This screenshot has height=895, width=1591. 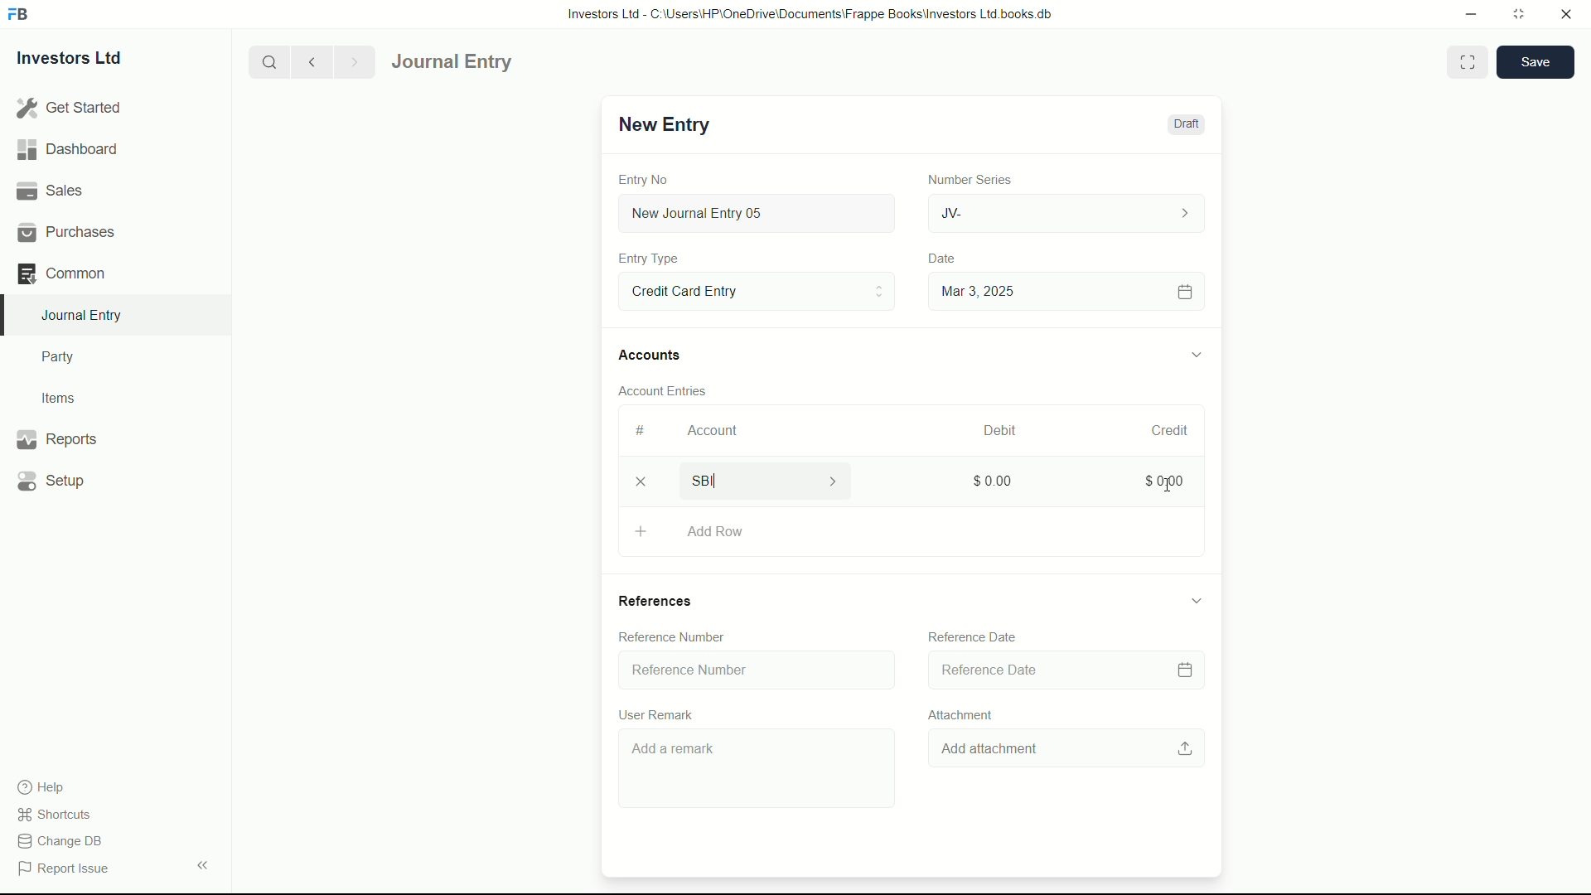 What do you see at coordinates (1518, 12) in the screenshot?
I see `maximize` at bounding box center [1518, 12].